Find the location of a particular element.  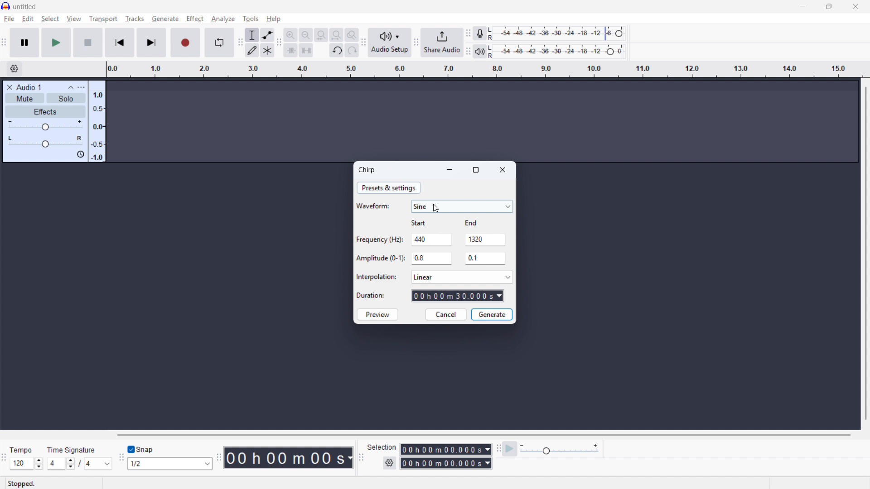

Transport  is located at coordinates (102, 19).